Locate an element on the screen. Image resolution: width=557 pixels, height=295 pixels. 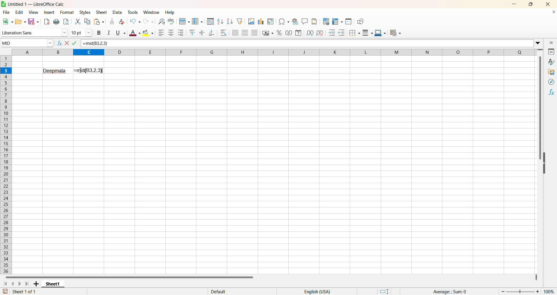
Formula is located at coordinates (450, 292).